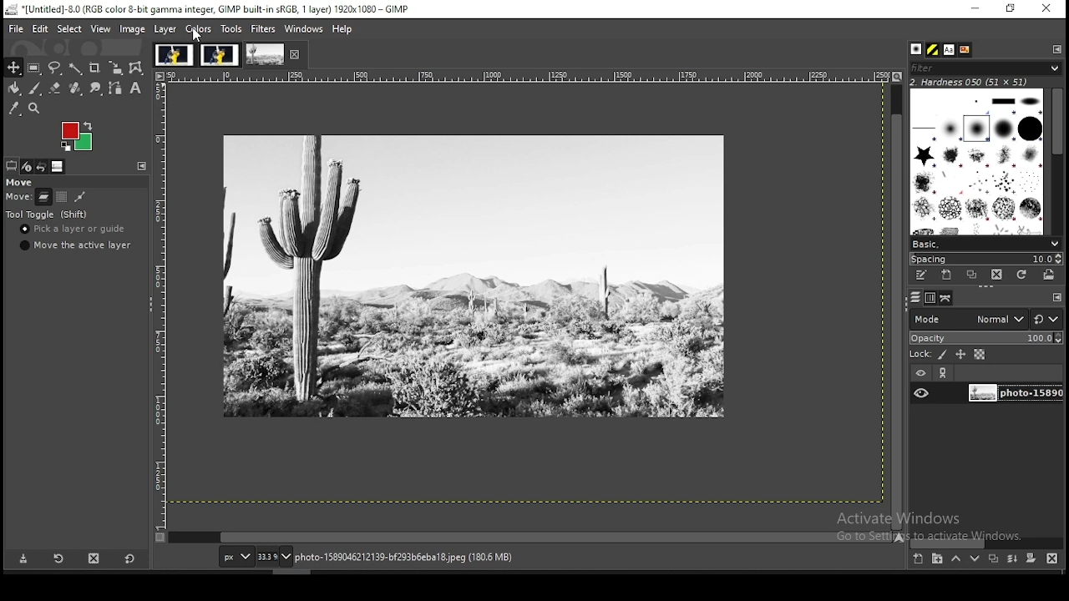  I want to click on duplicate brush, so click(971, 275).